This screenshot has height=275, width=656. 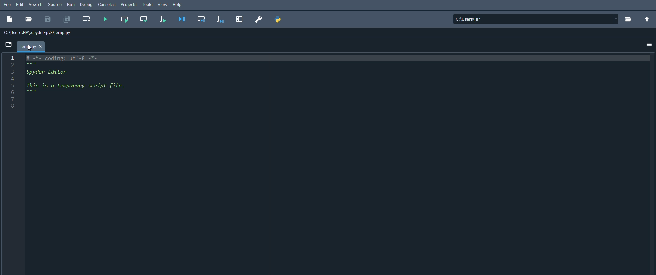 I want to click on Run, so click(x=71, y=4).